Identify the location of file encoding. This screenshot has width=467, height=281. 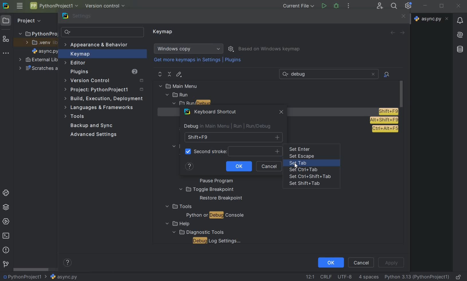
(345, 276).